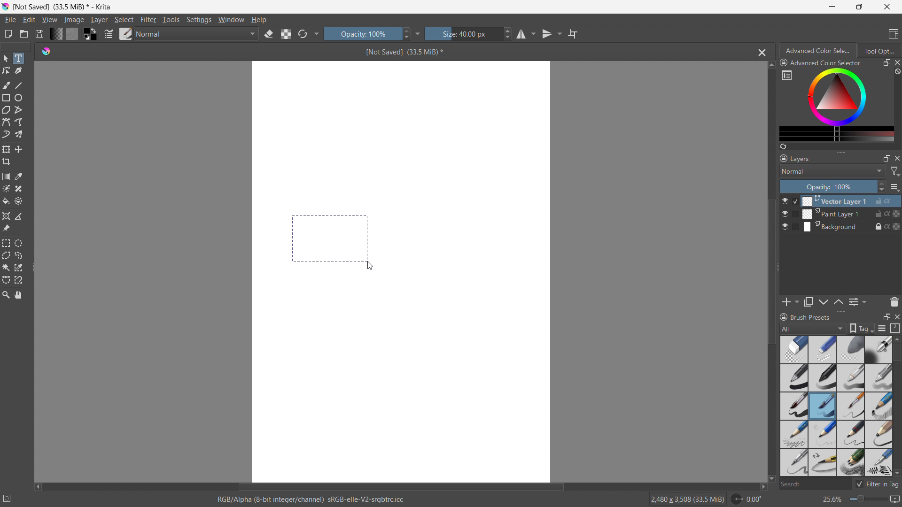  What do you see at coordinates (760, 487) in the screenshot?
I see `scroll right` at bounding box center [760, 487].